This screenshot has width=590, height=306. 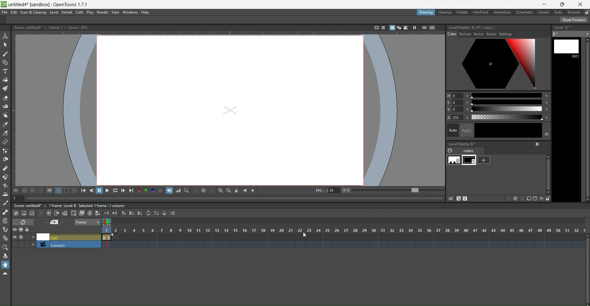 What do you see at coordinates (48, 213) in the screenshot?
I see `open sub xsheet` at bounding box center [48, 213].